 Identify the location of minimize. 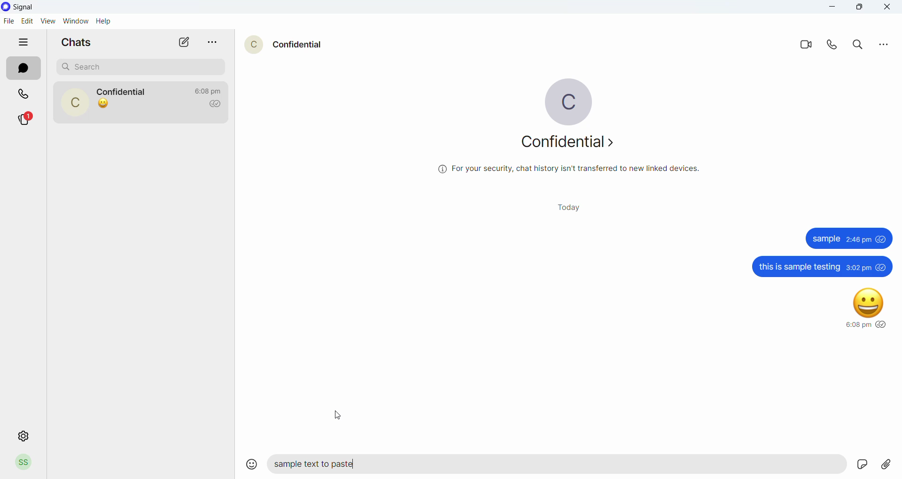
(834, 8).